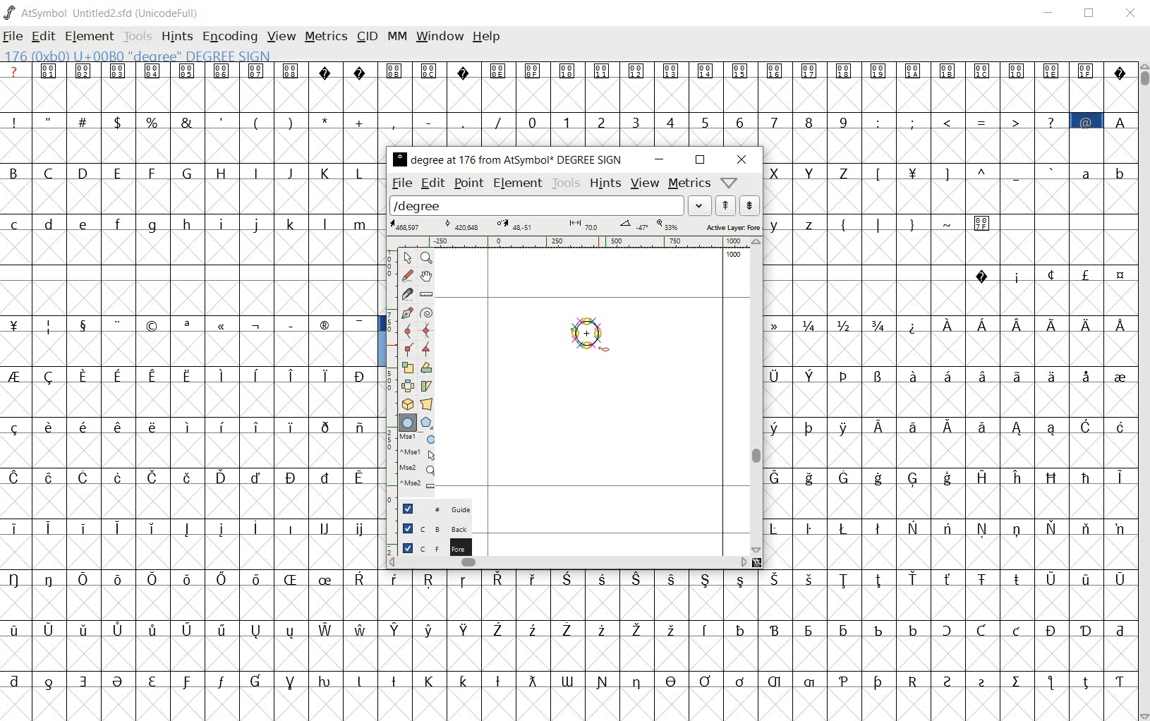 This screenshot has width=1150, height=721. Describe the element at coordinates (756, 627) in the screenshot. I see `special letters` at that location.